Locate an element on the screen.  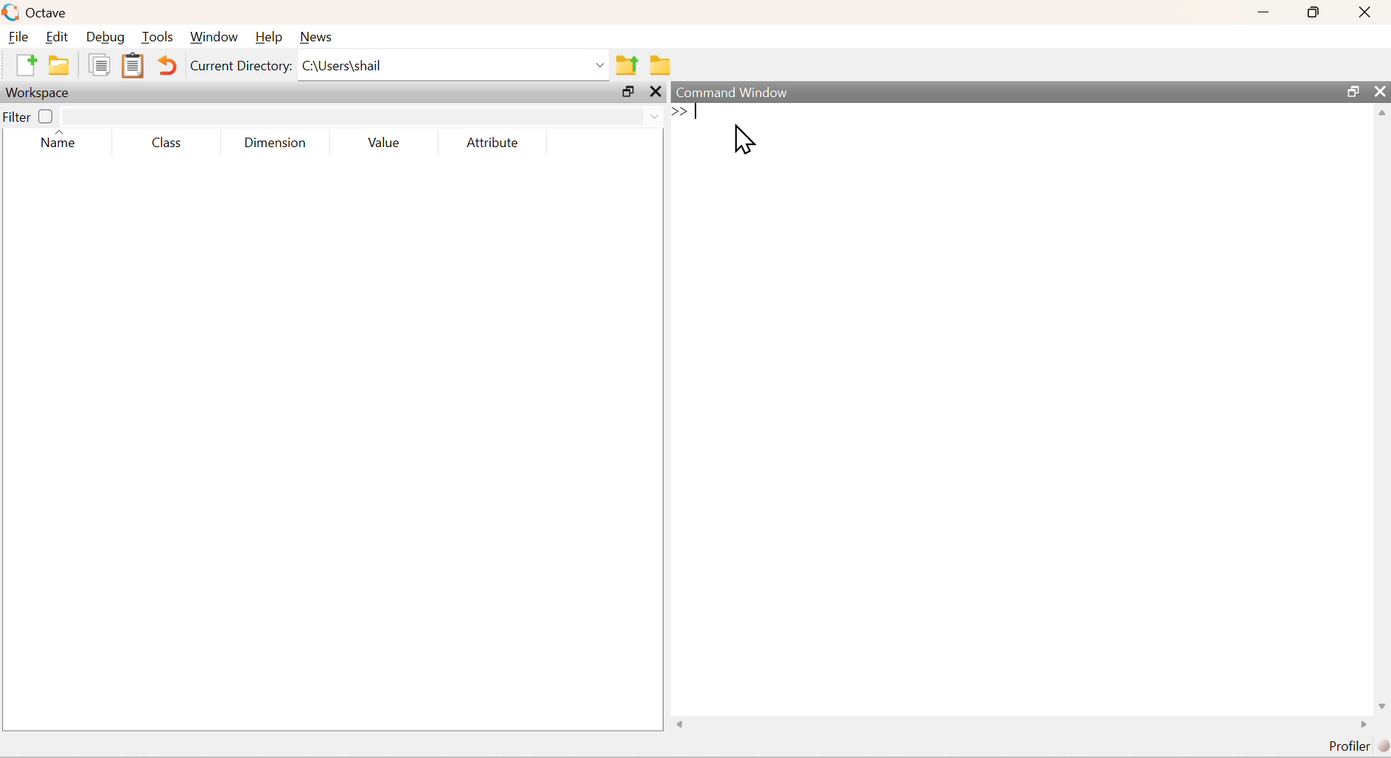
Tap text is located at coordinates (699, 113).